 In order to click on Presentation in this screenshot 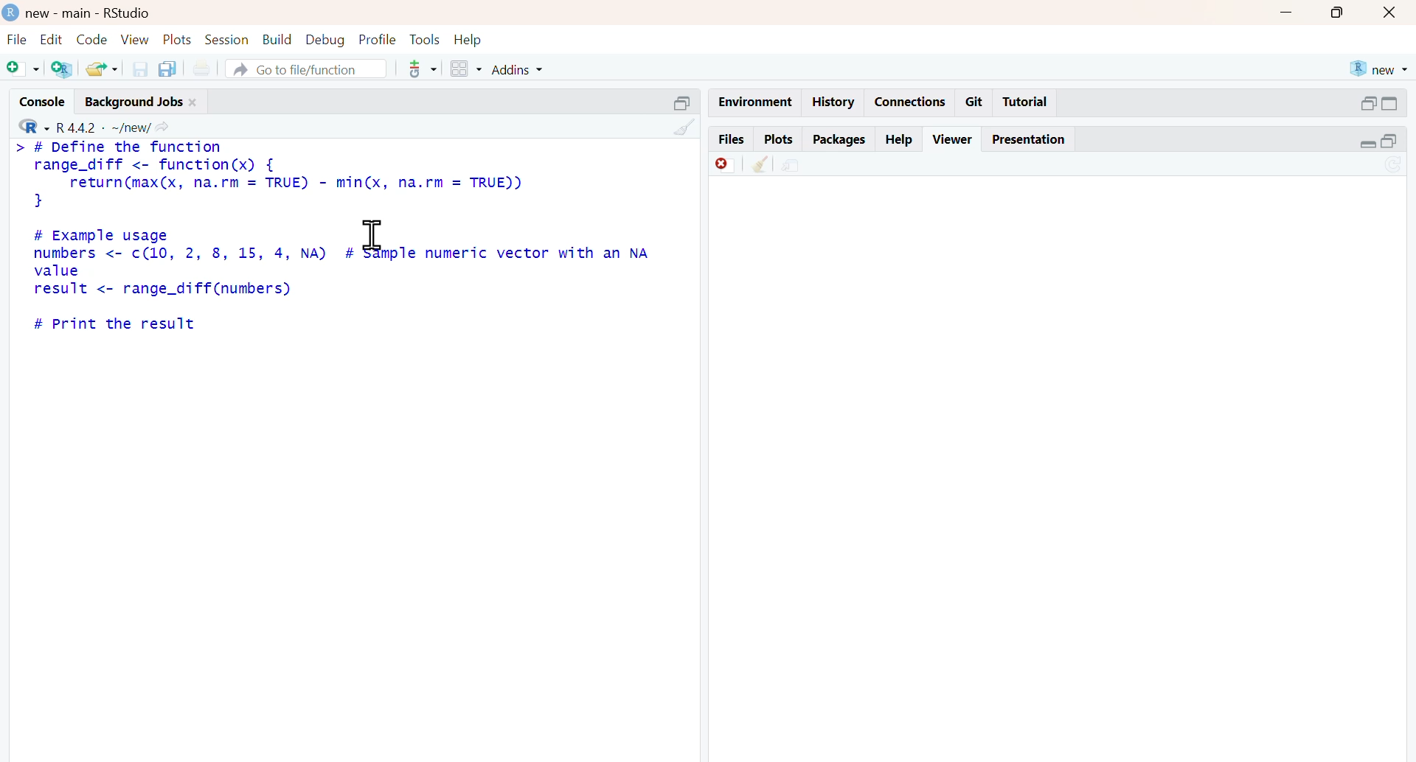, I will do `click(1029, 139)`.